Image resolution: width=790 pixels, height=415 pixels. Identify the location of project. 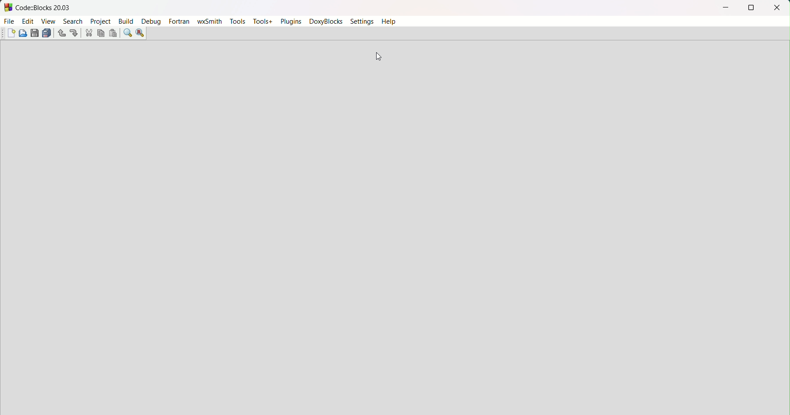
(100, 22).